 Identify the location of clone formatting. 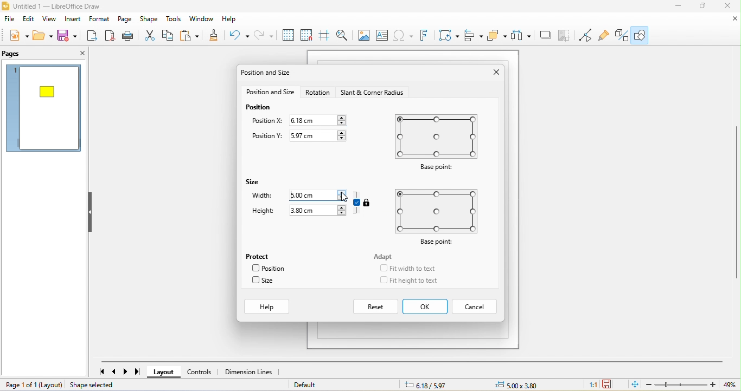
(213, 37).